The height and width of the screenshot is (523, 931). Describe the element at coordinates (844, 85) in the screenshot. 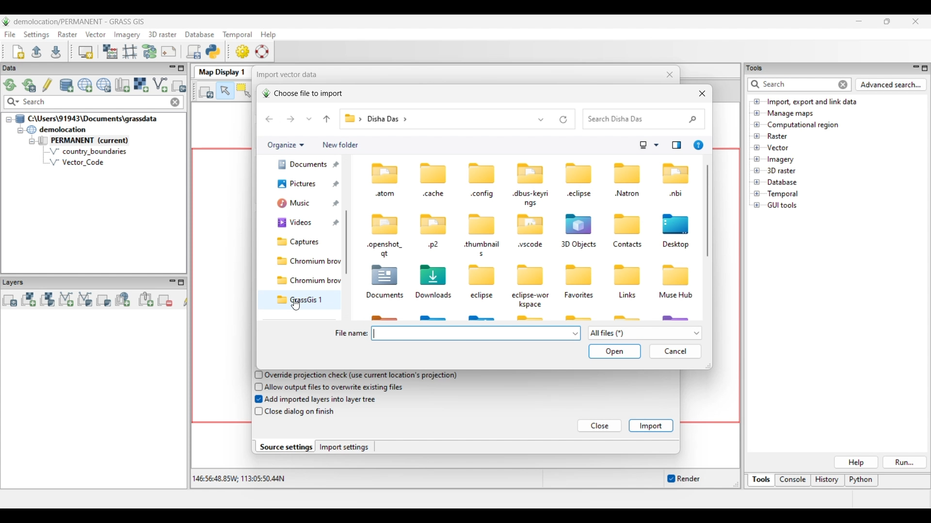

I see `Close input for quick search` at that location.